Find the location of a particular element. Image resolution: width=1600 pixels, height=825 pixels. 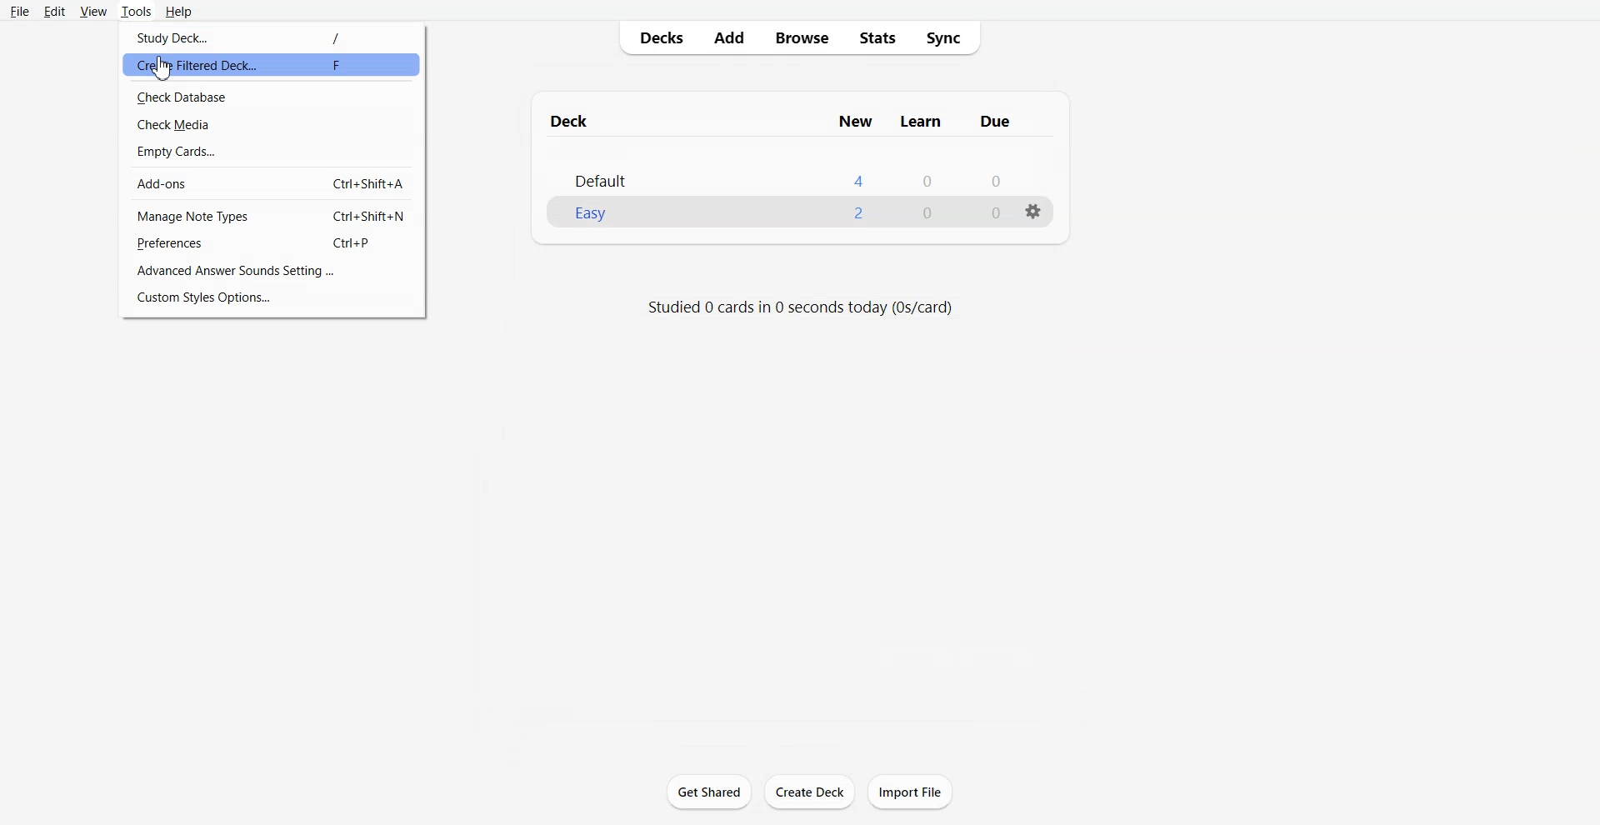

studied 0 cards in 0 seconds today (0s/card) is located at coordinates (800, 304).